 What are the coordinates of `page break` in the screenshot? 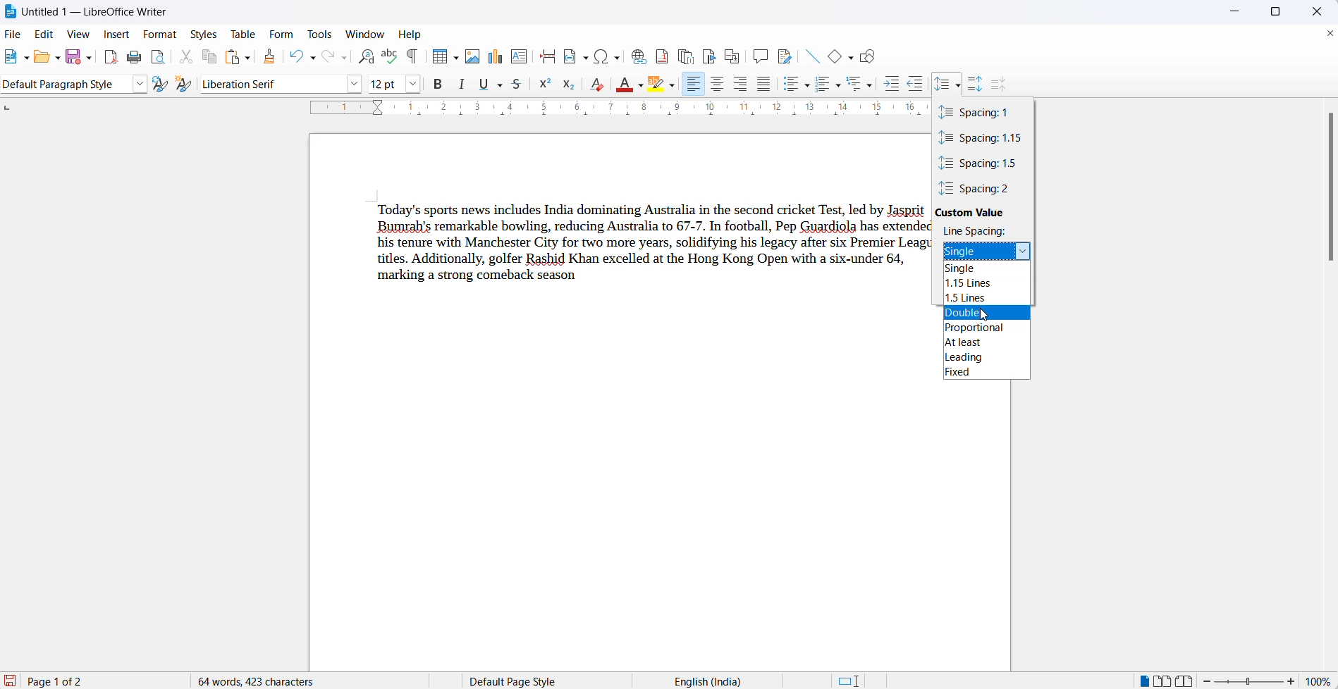 It's located at (547, 56).